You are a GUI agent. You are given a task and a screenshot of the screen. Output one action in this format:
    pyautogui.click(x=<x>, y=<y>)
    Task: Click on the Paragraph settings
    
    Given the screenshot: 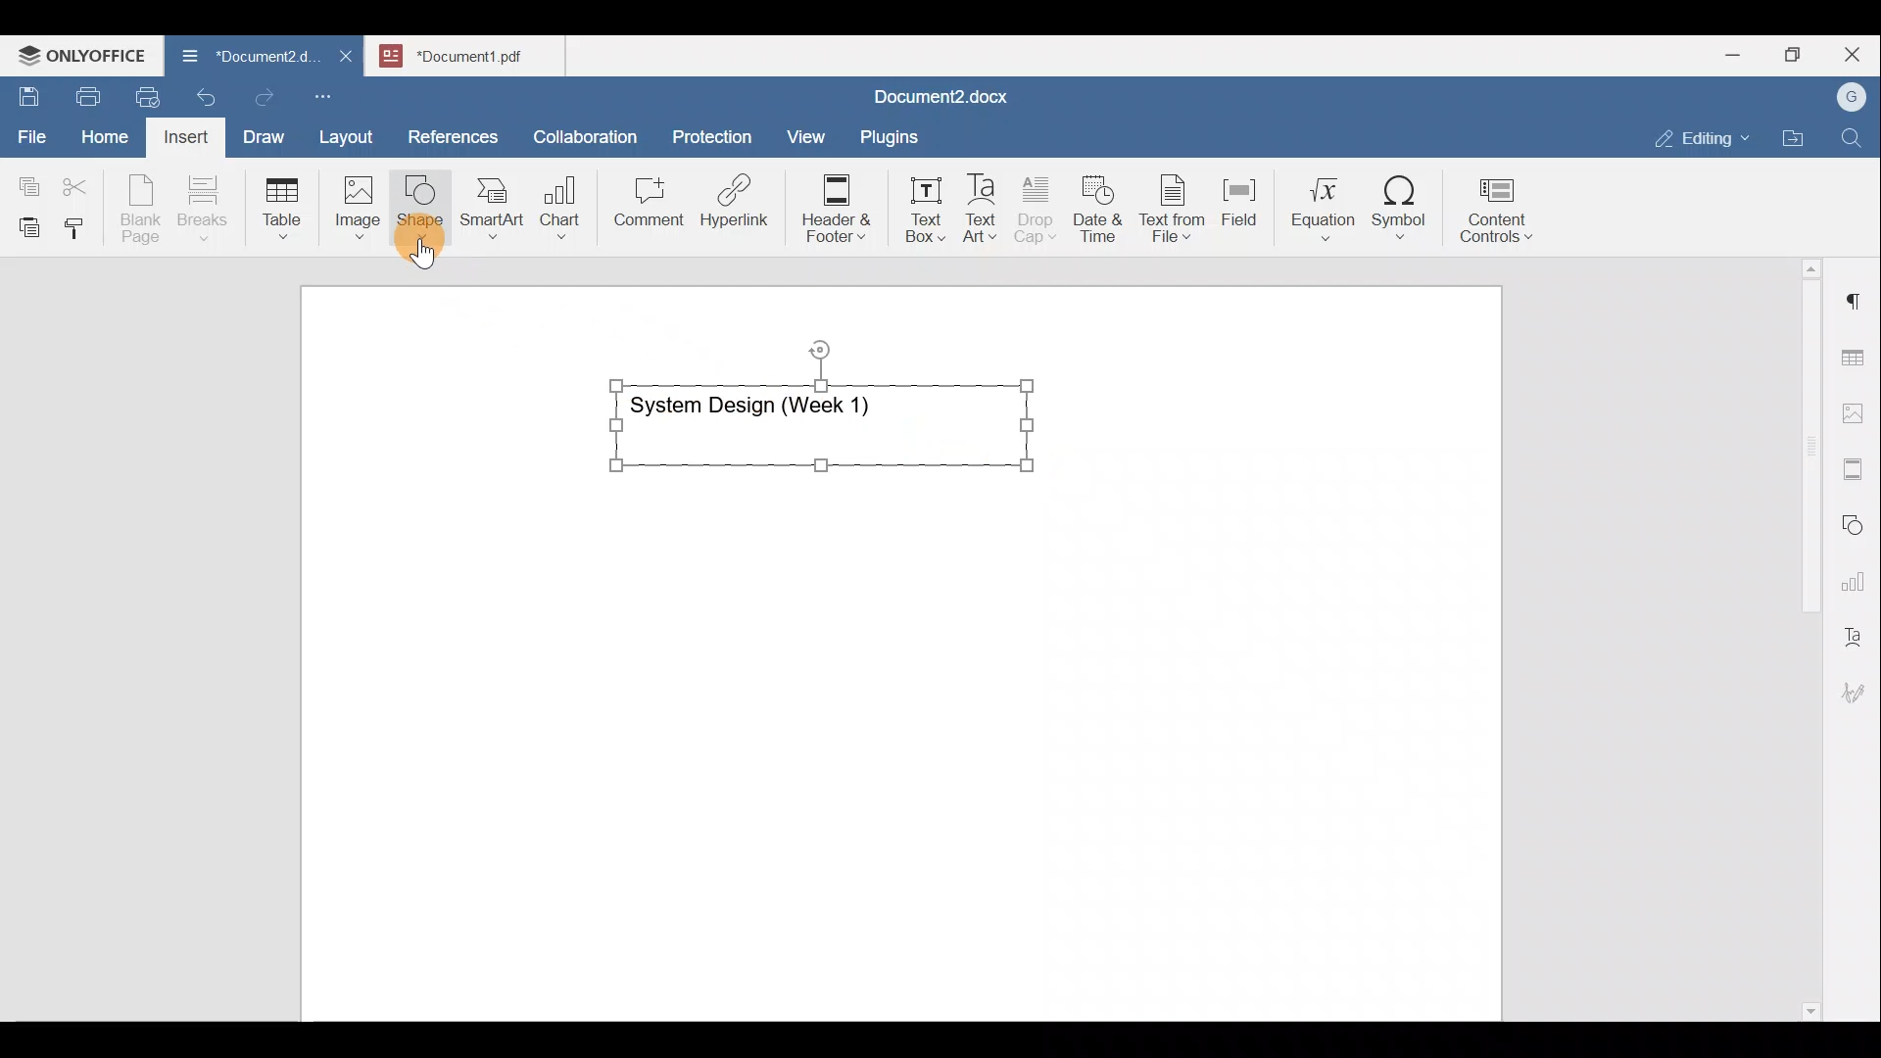 What is the action you would take?
    pyautogui.click(x=1856, y=293)
    